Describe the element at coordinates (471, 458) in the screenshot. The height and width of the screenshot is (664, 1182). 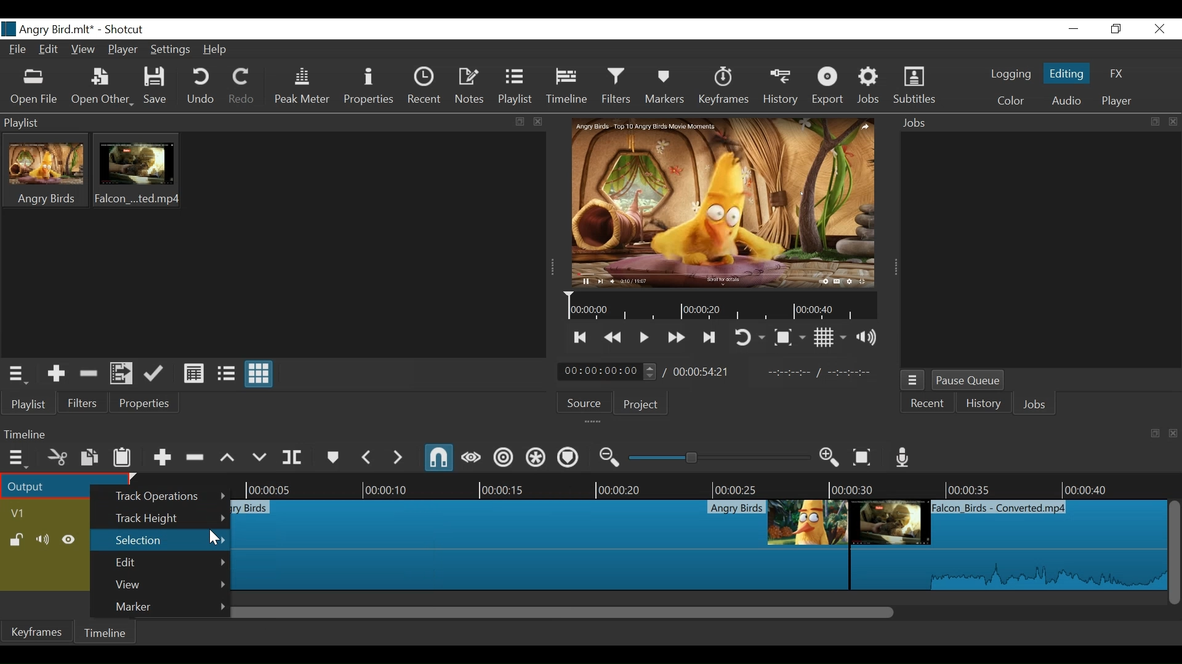
I see `Scrub while dragging` at that location.